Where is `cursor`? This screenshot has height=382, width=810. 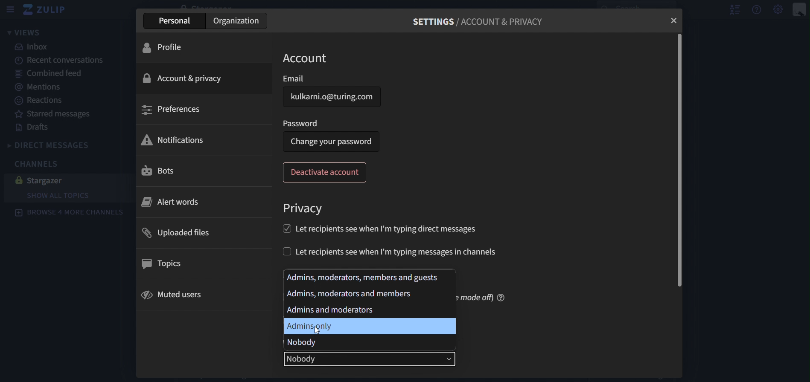 cursor is located at coordinates (318, 330).